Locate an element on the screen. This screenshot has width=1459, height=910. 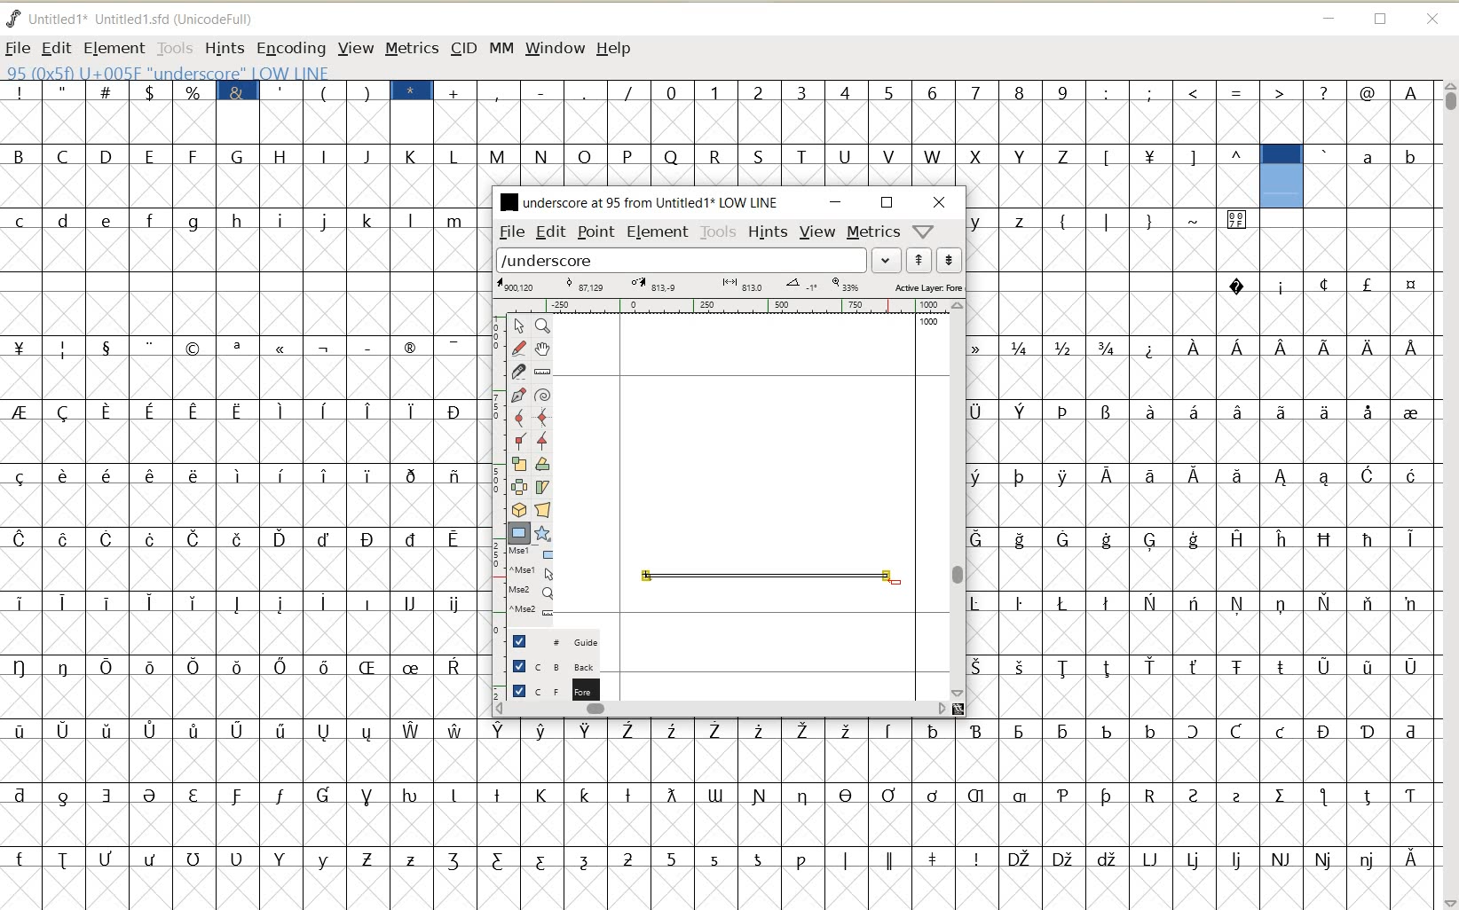
draw a freehand curve is located at coordinates (520, 348).